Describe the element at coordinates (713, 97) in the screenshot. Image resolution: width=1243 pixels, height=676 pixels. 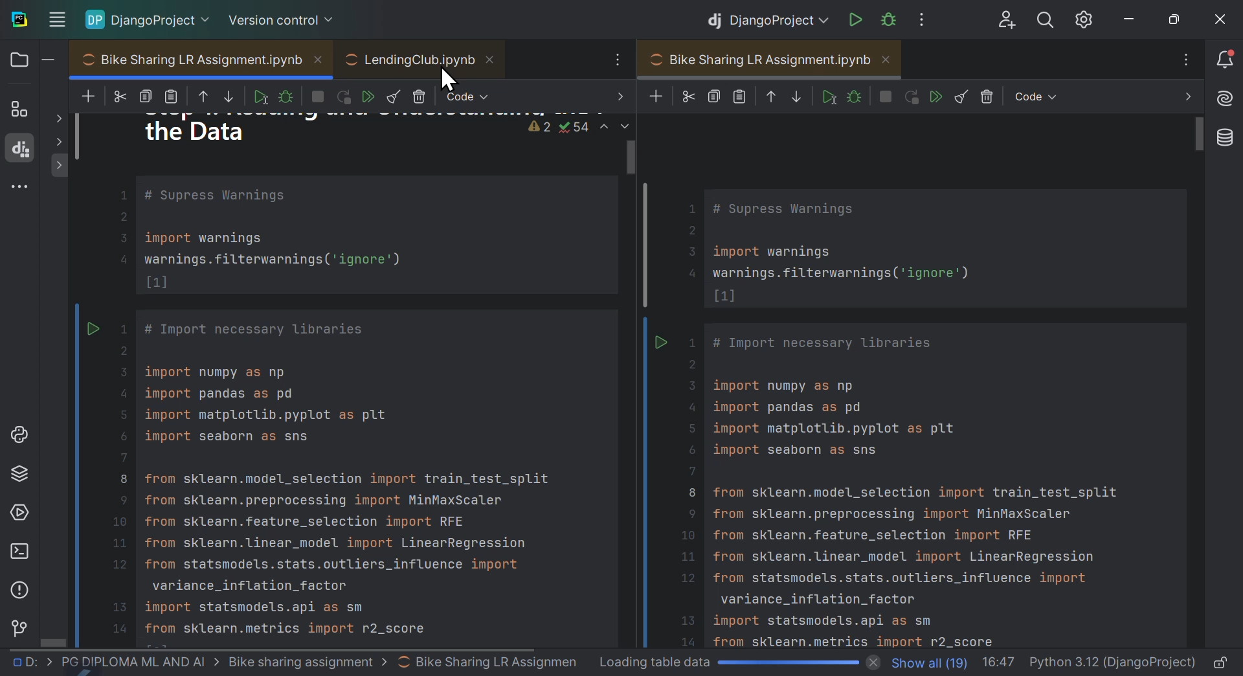
I see `copy cell` at that location.